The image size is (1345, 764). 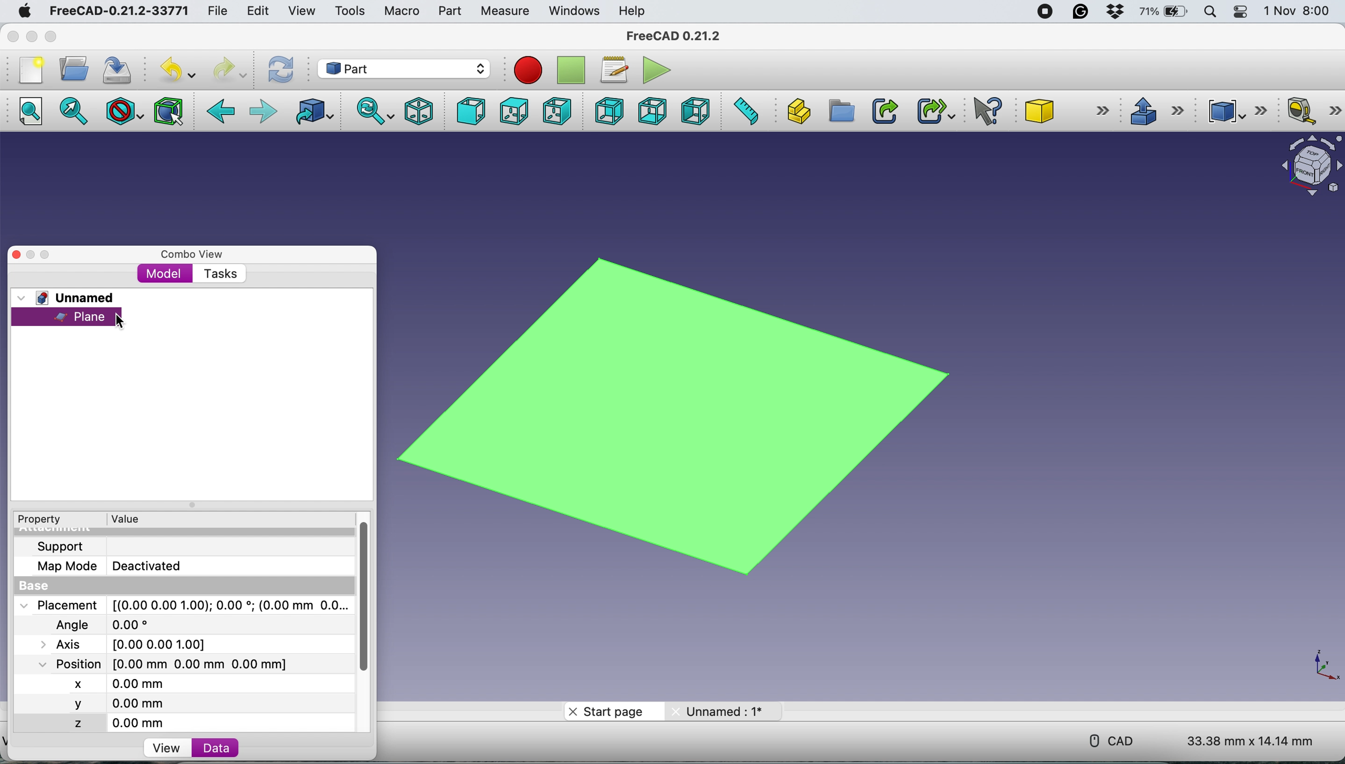 I want to click on grammarly, so click(x=1080, y=13).